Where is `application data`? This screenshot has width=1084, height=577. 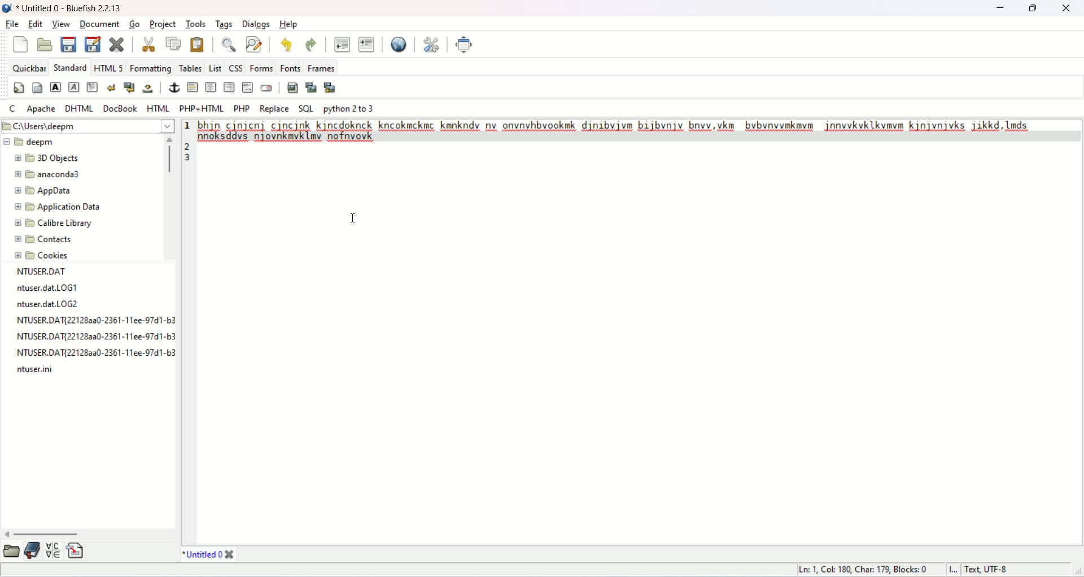
application data is located at coordinates (57, 207).